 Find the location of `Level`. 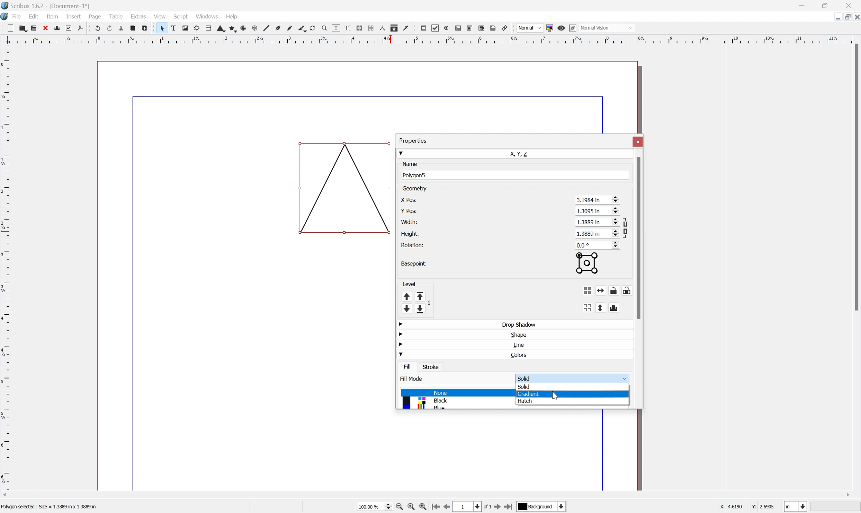

Level is located at coordinates (415, 302).